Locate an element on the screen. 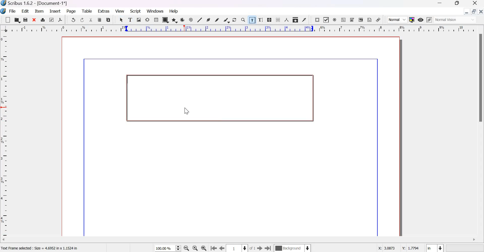 The height and width of the screenshot is (252, 484). windows is located at coordinates (156, 11).